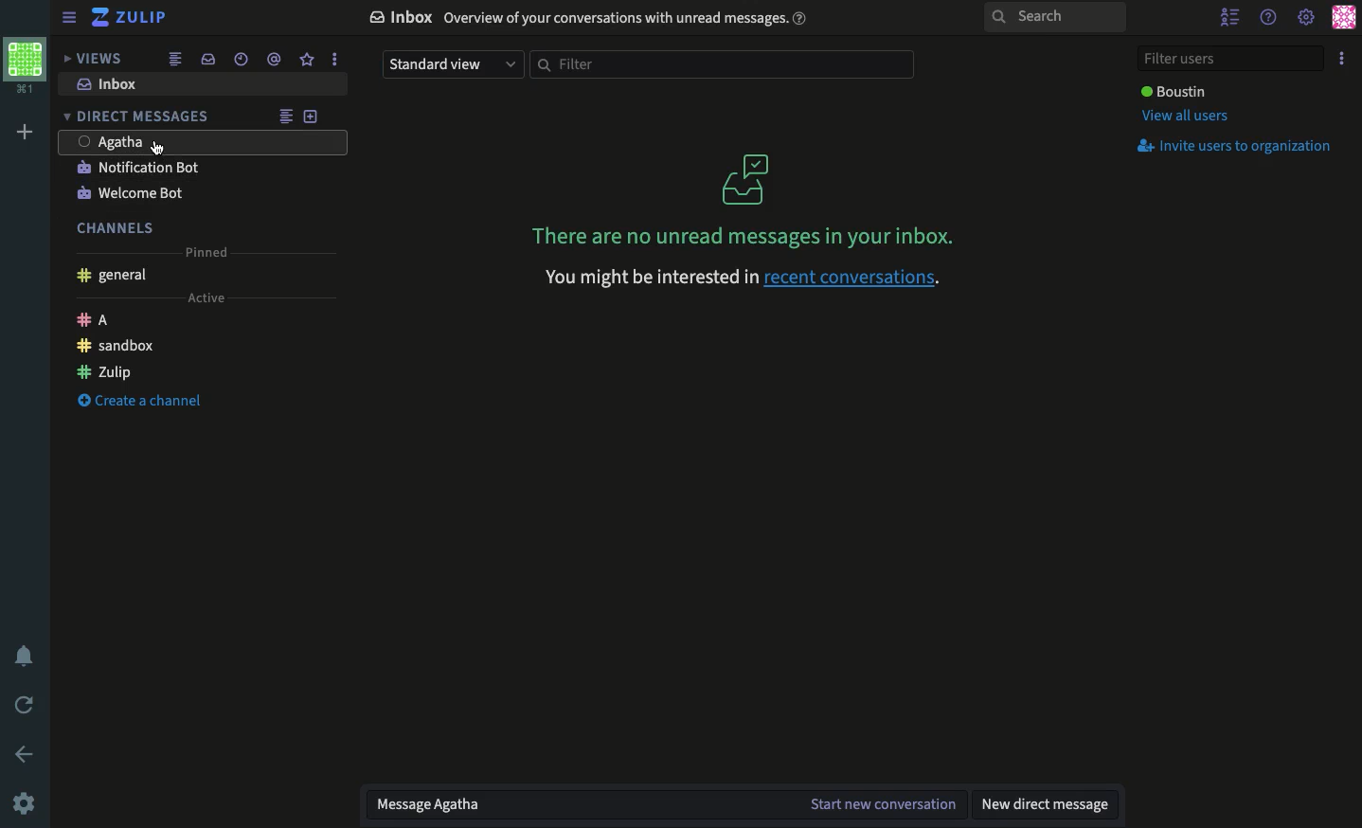 The height and width of the screenshot is (828, 1362). Describe the element at coordinates (726, 67) in the screenshot. I see `Filter` at that location.